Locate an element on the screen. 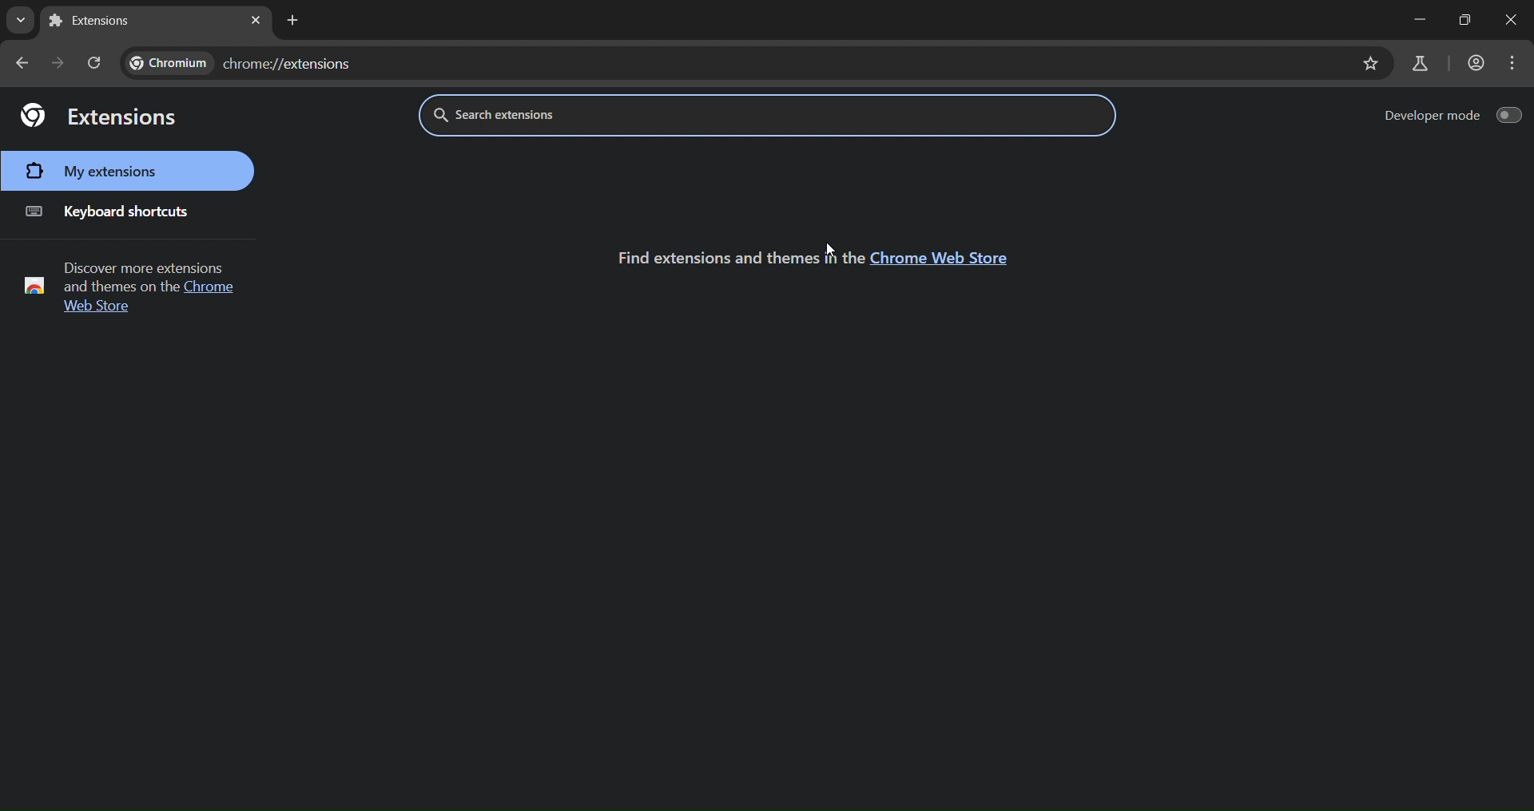 This screenshot has height=811, width=1534. minimize is located at coordinates (1417, 16).